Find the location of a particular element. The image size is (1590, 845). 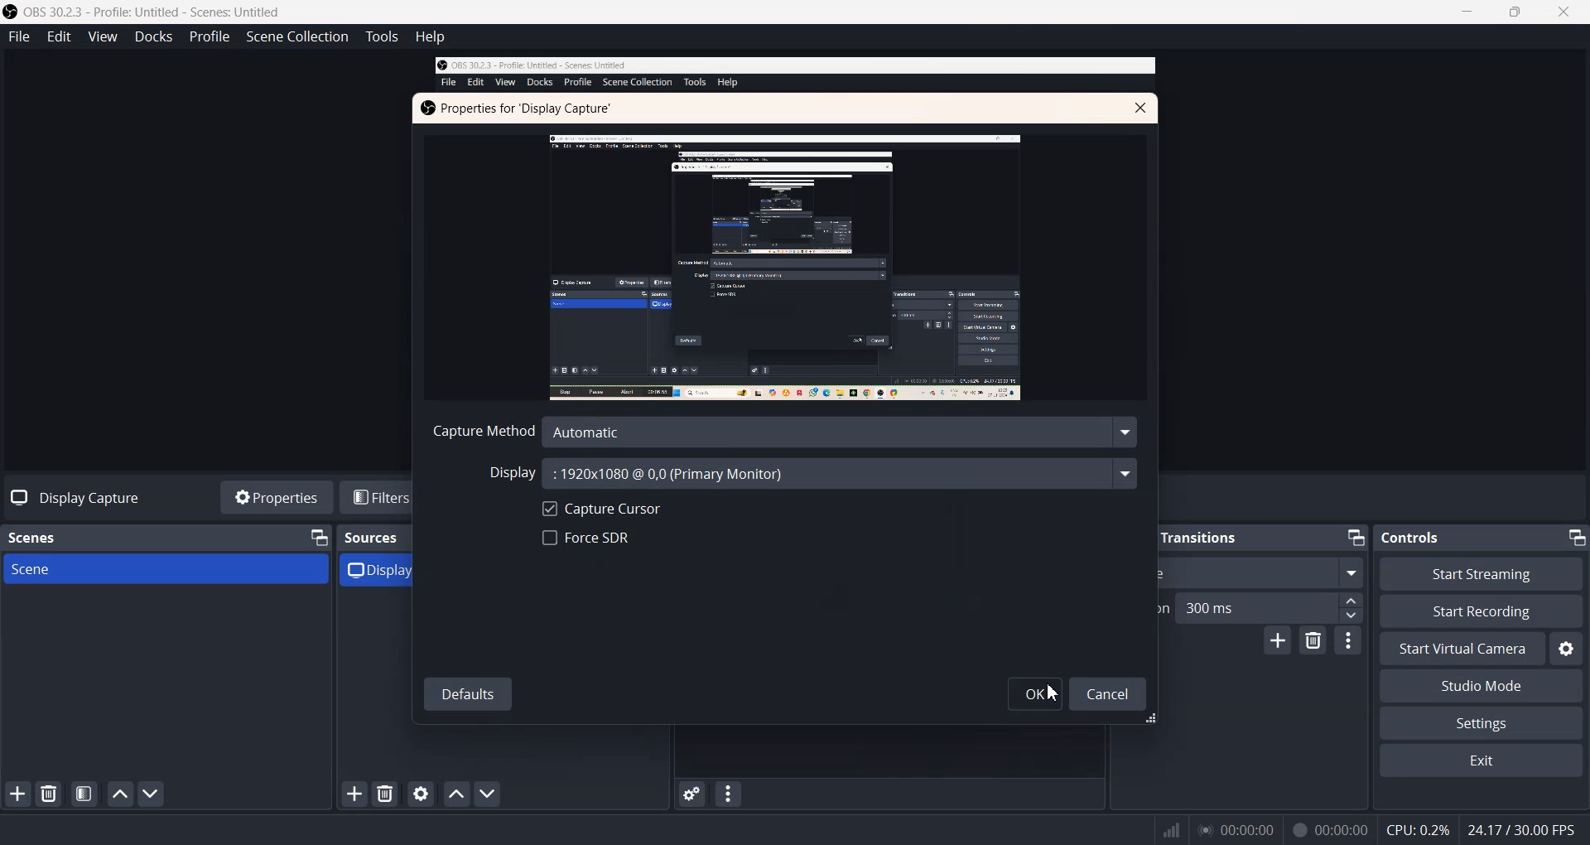

30.00/30.000 FPS is located at coordinates (1519, 829).